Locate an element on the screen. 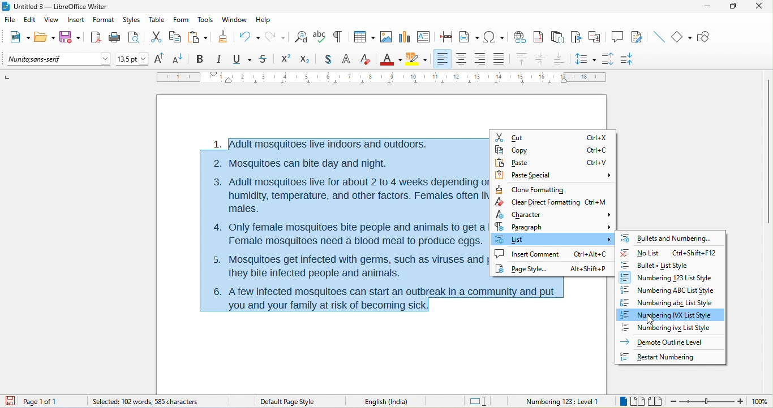 This screenshot has width=773, height=408. show track changes function is located at coordinates (638, 36).